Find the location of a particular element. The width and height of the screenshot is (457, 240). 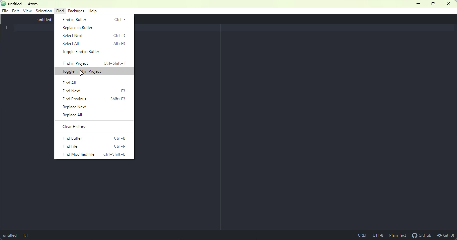

maximize is located at coordinates (432, 3).